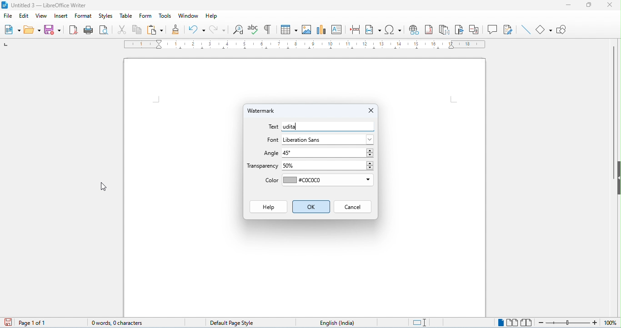 This screenshot has height=328, width=621. I want to click on cursor, so click(105, 187).